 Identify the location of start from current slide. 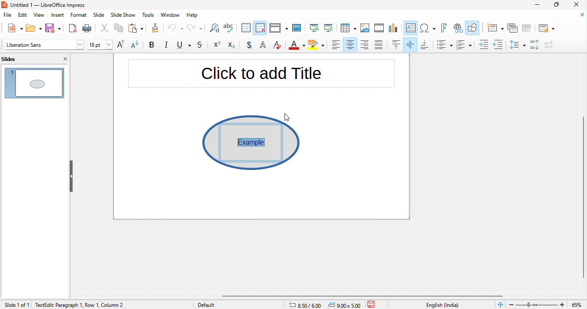
(328, 28).